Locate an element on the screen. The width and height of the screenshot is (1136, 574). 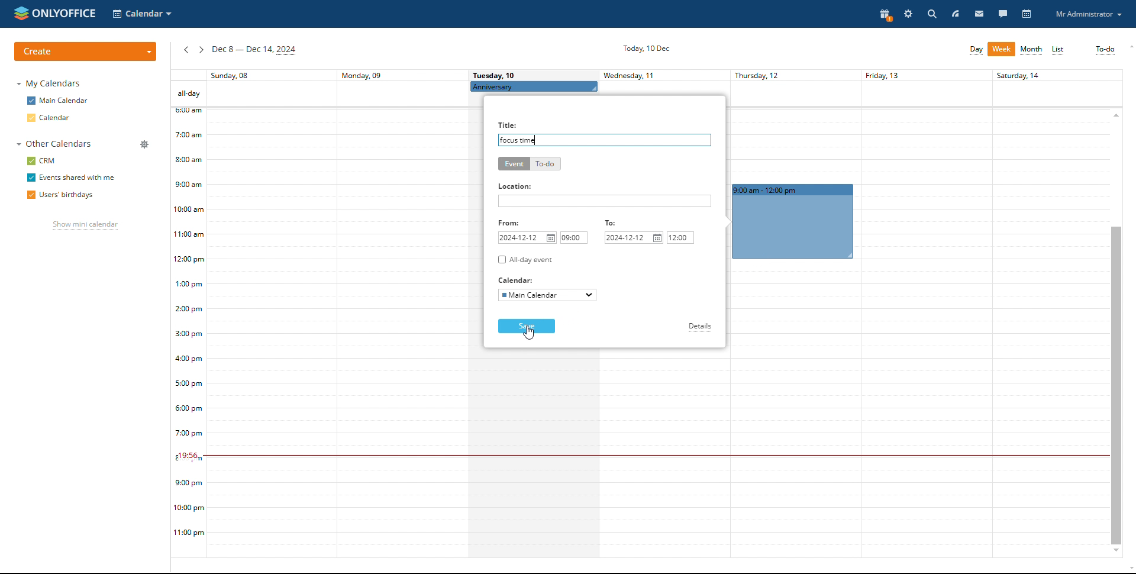
sunday is located at coordinates (271, 315).